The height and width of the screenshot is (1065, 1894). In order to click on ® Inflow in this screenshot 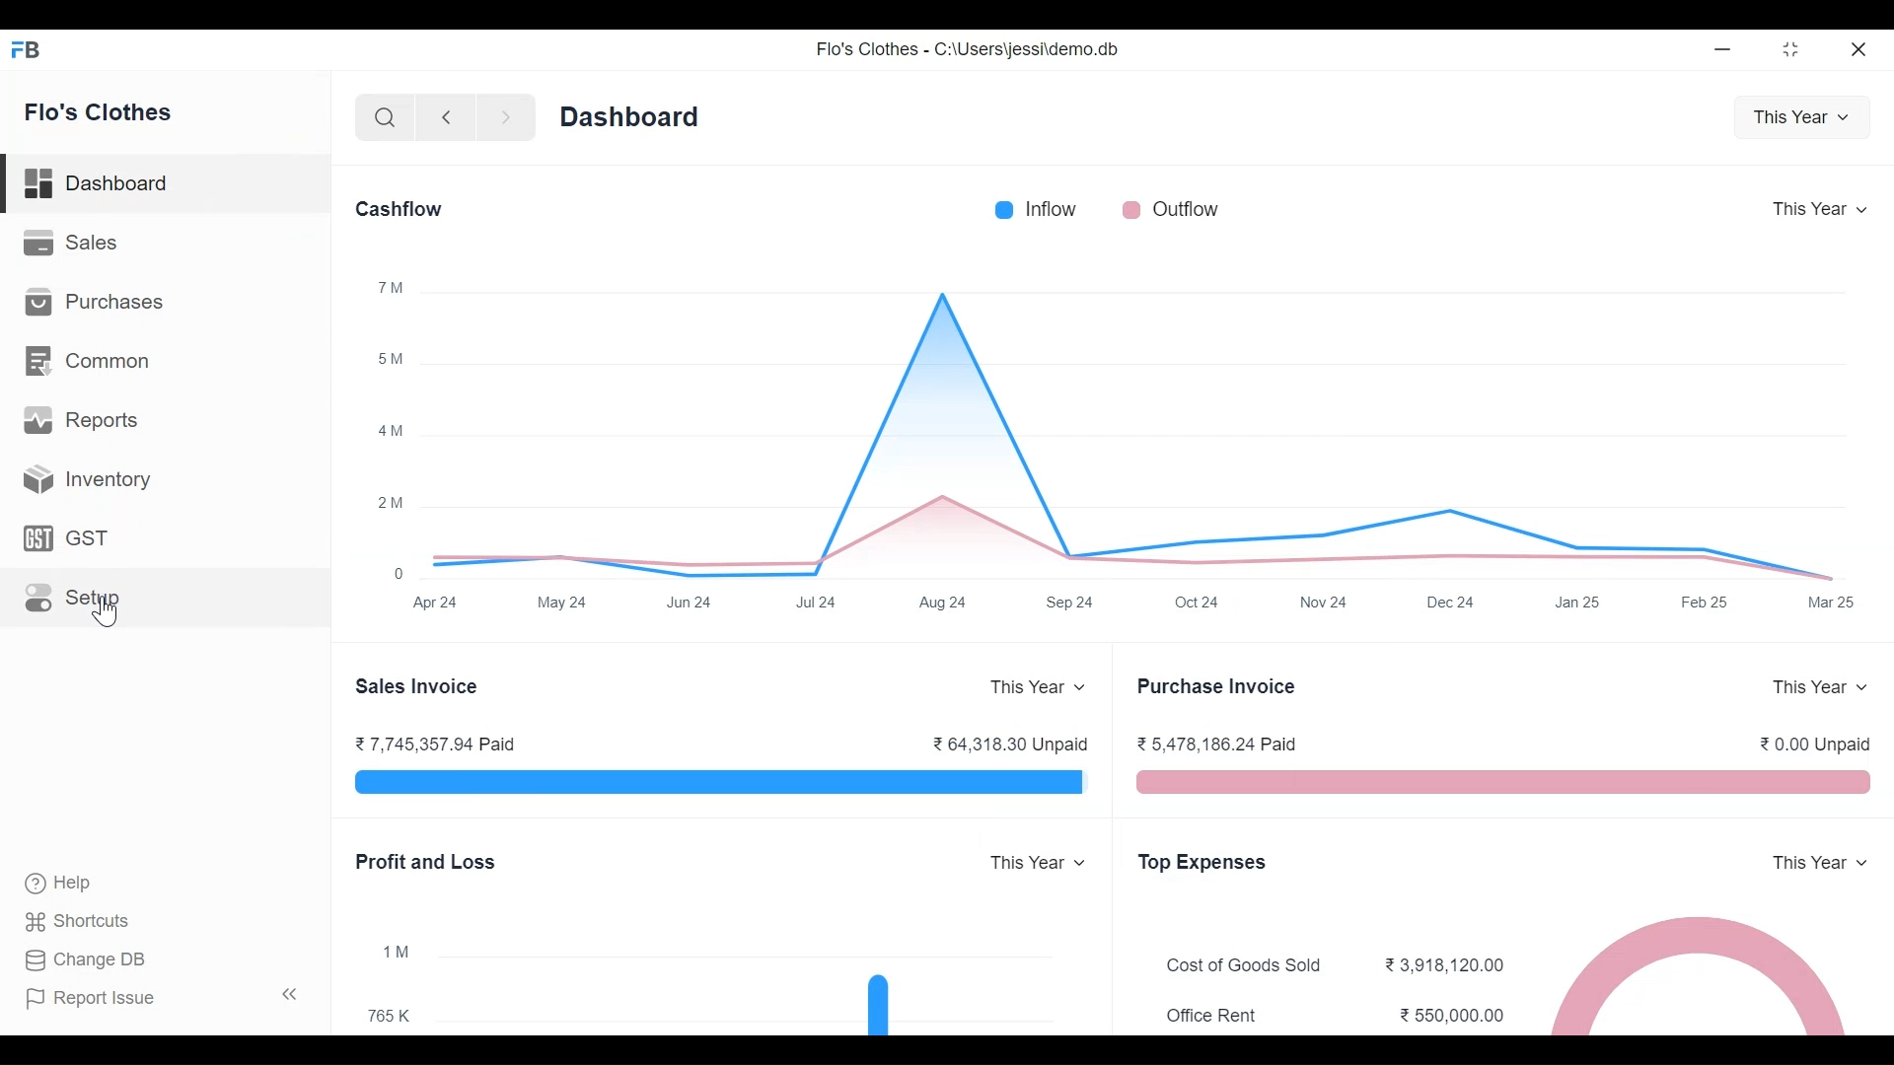, I will do `click(1040, 210)`.